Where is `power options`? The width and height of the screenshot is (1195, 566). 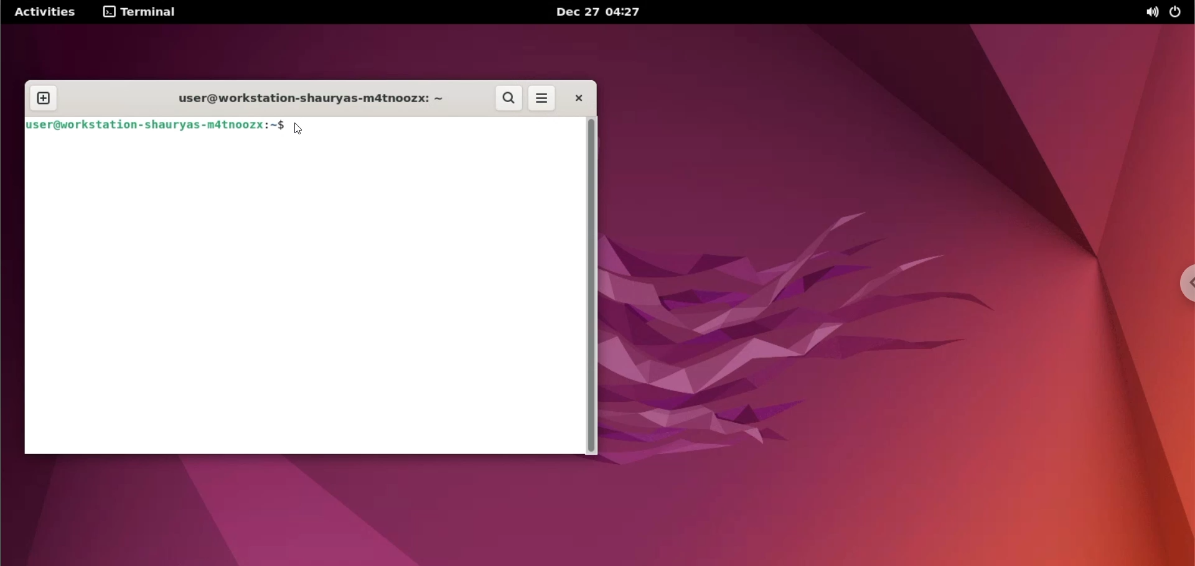 power options is located at coordinates (1180, 13).